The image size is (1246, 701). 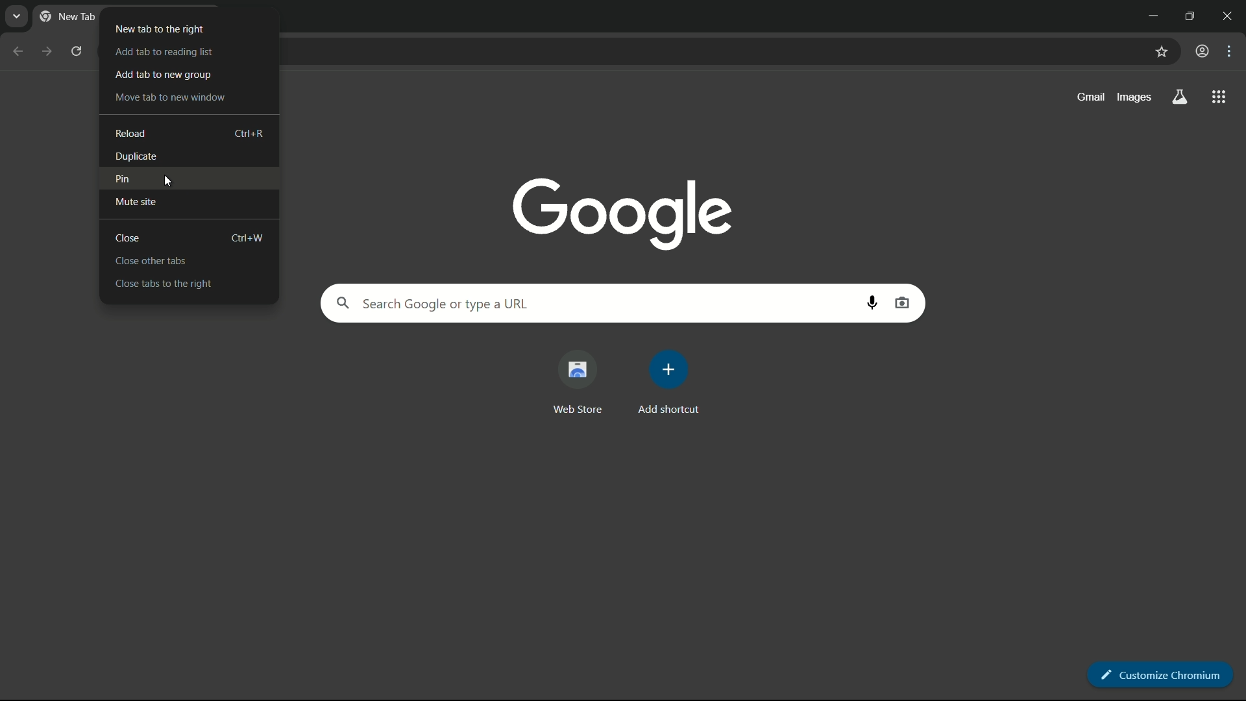 What do you see at coordinates (159, 29) in the screenshot?
I see `new tab to the right` at bounding box center [159, 29].